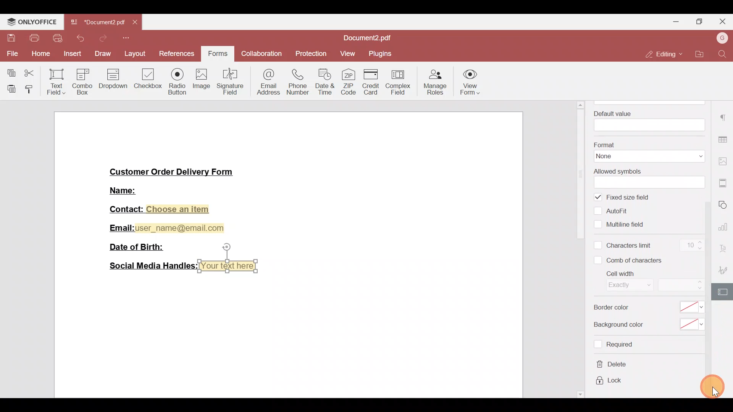 This screenshot has width=733, height=412. I want to click on View form, so click(474, 81).